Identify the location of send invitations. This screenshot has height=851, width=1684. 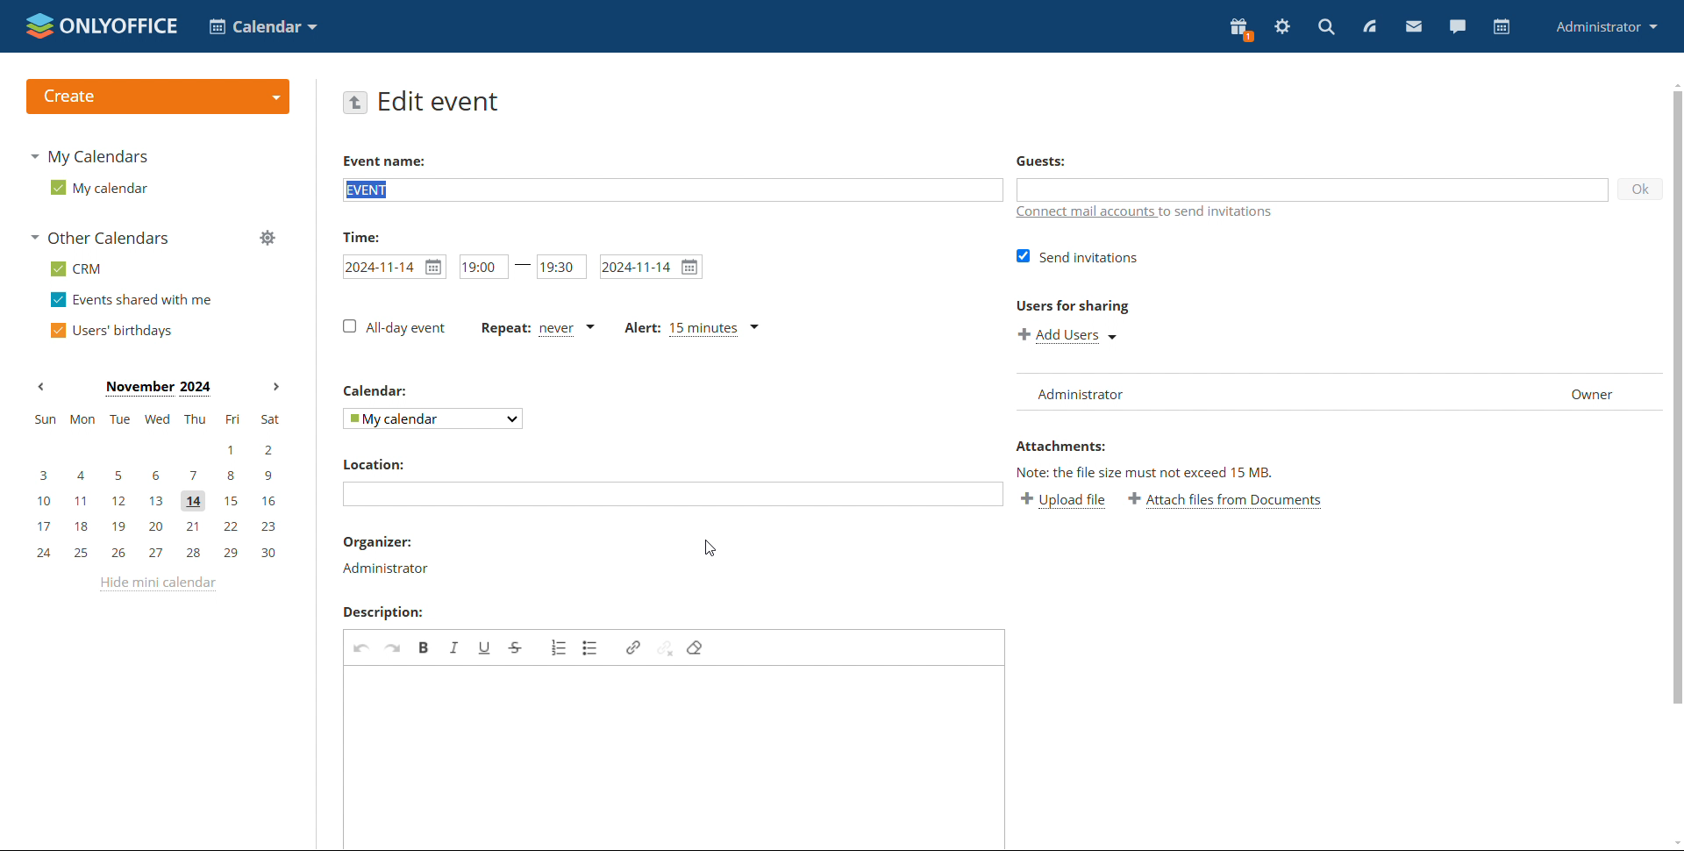
(1075, 258).